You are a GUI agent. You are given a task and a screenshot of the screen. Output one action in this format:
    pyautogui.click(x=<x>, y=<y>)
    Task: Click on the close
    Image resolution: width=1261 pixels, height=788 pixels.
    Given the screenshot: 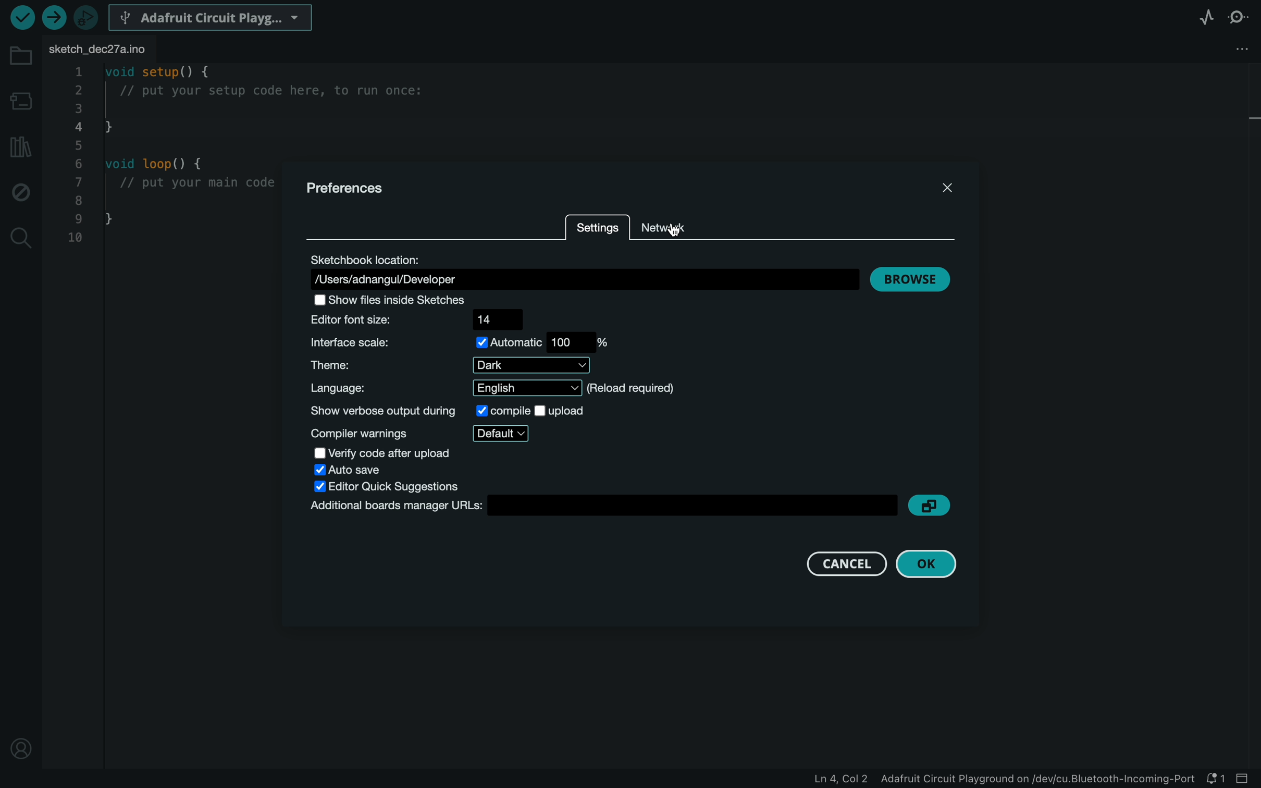 What is the action you would take?
    pyautogui.click(x=945, y=185)
    